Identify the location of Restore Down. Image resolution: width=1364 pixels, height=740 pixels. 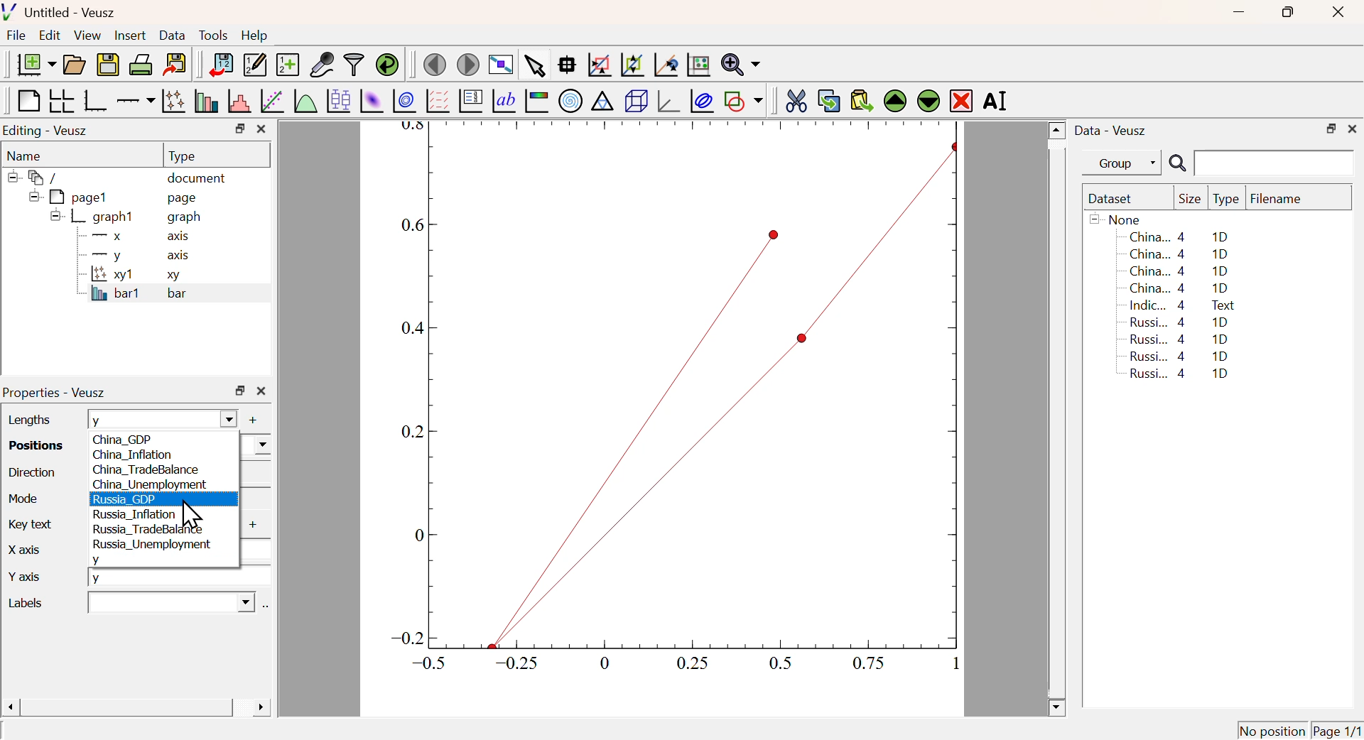
(240, 391).